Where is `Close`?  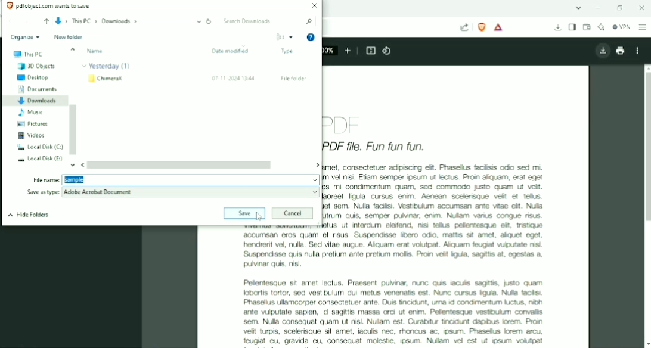
Close is located at coordinates (640, 8).